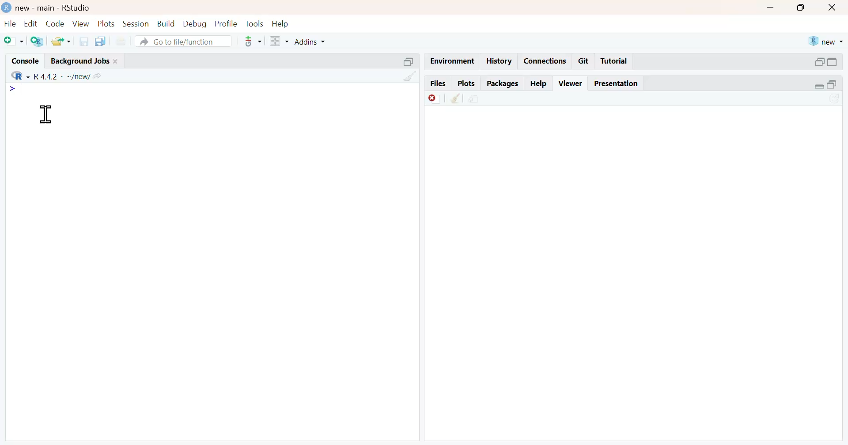  What do you see at coordinates (439, 83) in the screenshot?
I see `files` at bounding box center [439, 83].